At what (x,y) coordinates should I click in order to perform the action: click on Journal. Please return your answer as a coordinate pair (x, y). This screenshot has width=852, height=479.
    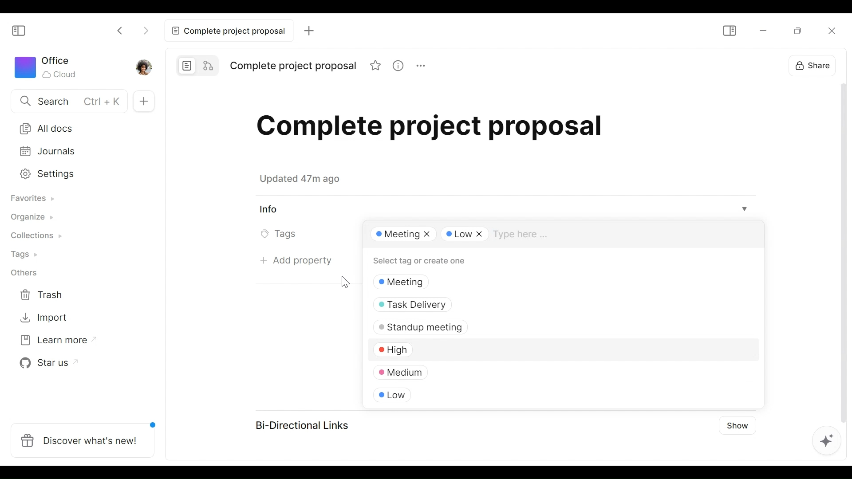
    Looking at the image, I should click on (75, 152).